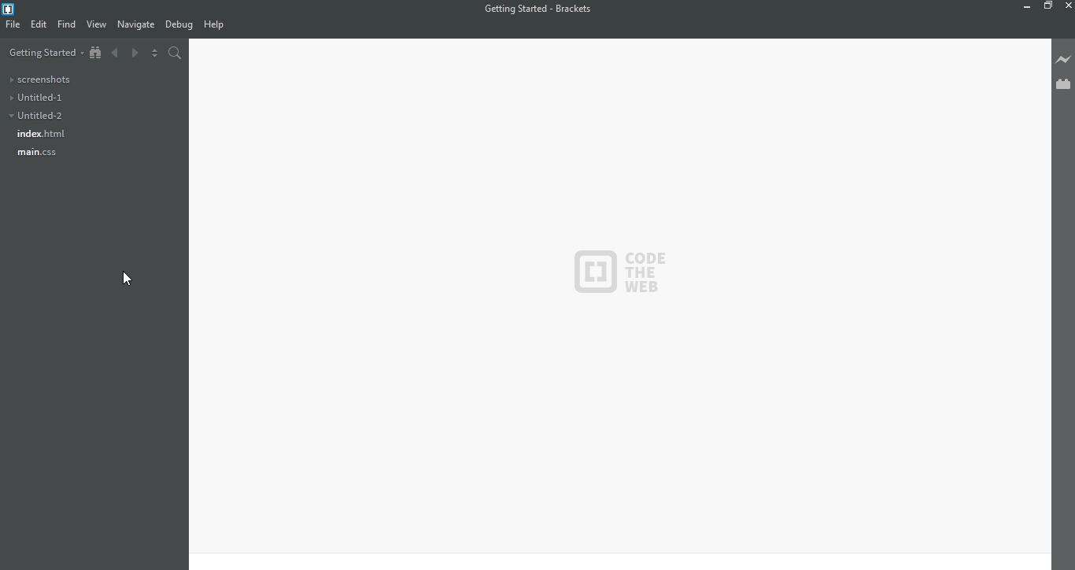 This screenshot has width=1075, height=570. Describe the element at coordinates (43, 79) in the screenshot. I see `screenshots` at that location.